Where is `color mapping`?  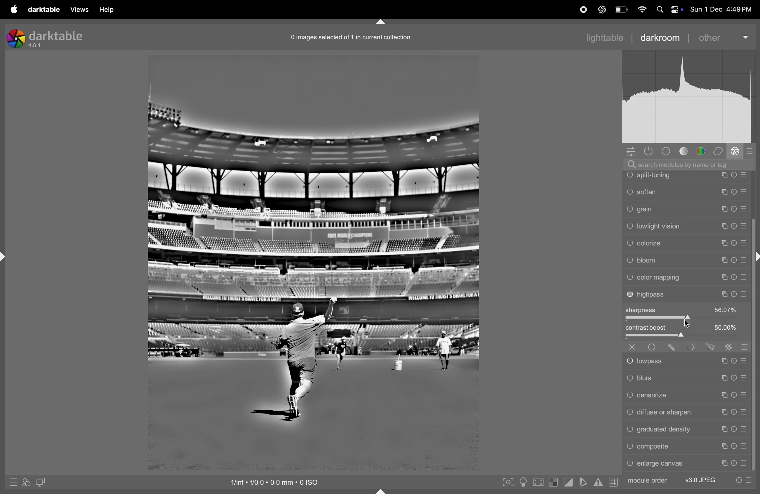 color mapping is located at coordinates (688, 326).